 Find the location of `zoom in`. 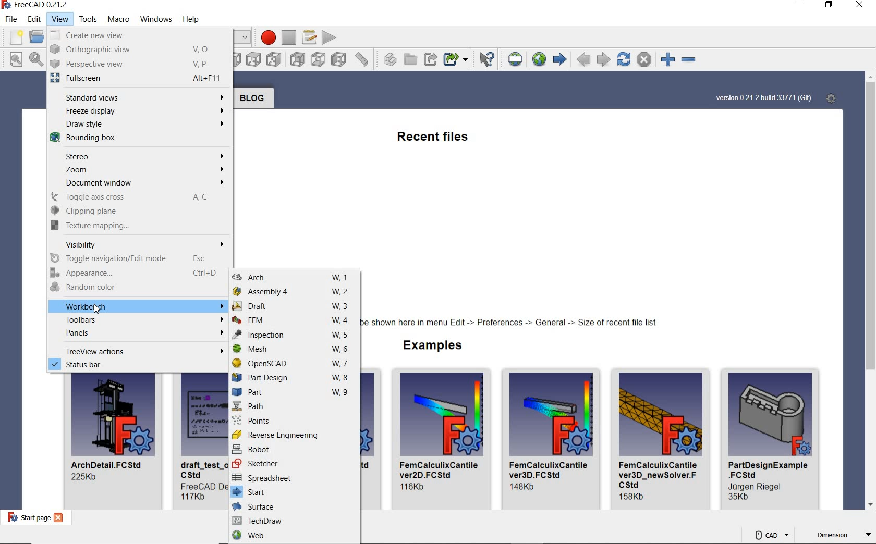

zoom in is located at coordinates (669, 59).